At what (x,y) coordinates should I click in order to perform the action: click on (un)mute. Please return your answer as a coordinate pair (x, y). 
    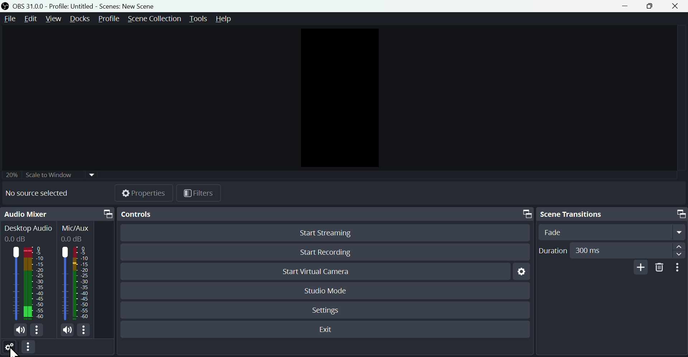
    Looking at the image, I should click on (67, 331).